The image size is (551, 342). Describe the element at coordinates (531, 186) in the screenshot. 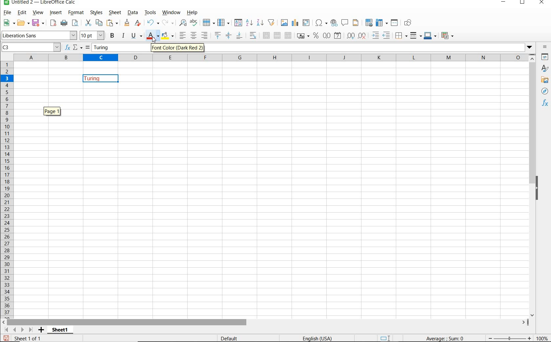

I see `SCROLLBAR` at that location.